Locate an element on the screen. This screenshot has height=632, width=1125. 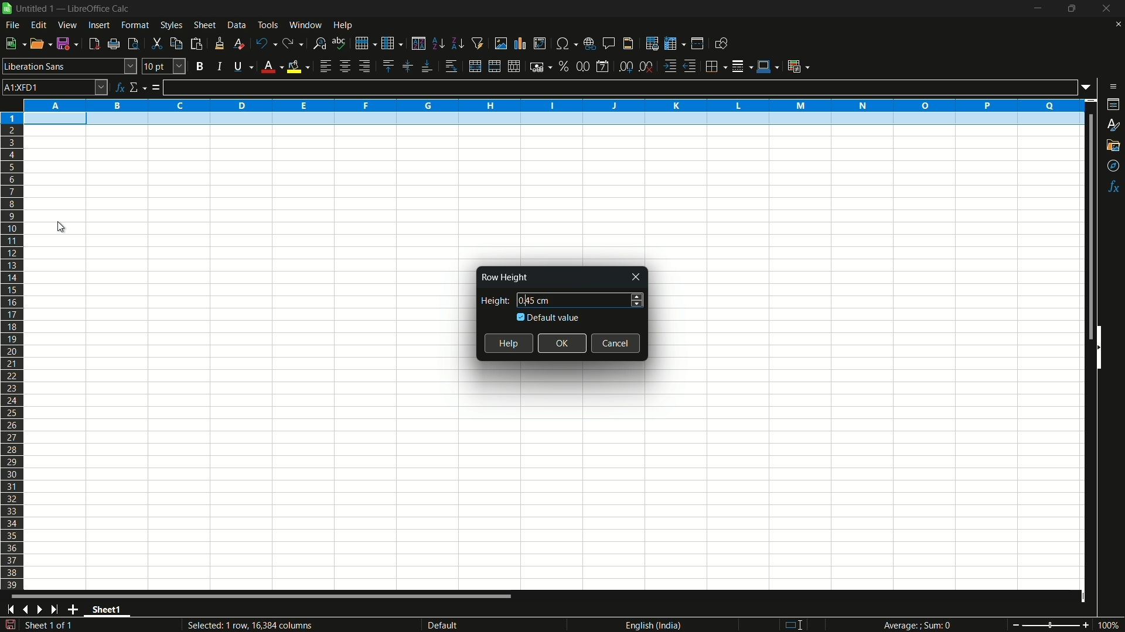
freeze rows and columns is located at coordinates (674, 44).